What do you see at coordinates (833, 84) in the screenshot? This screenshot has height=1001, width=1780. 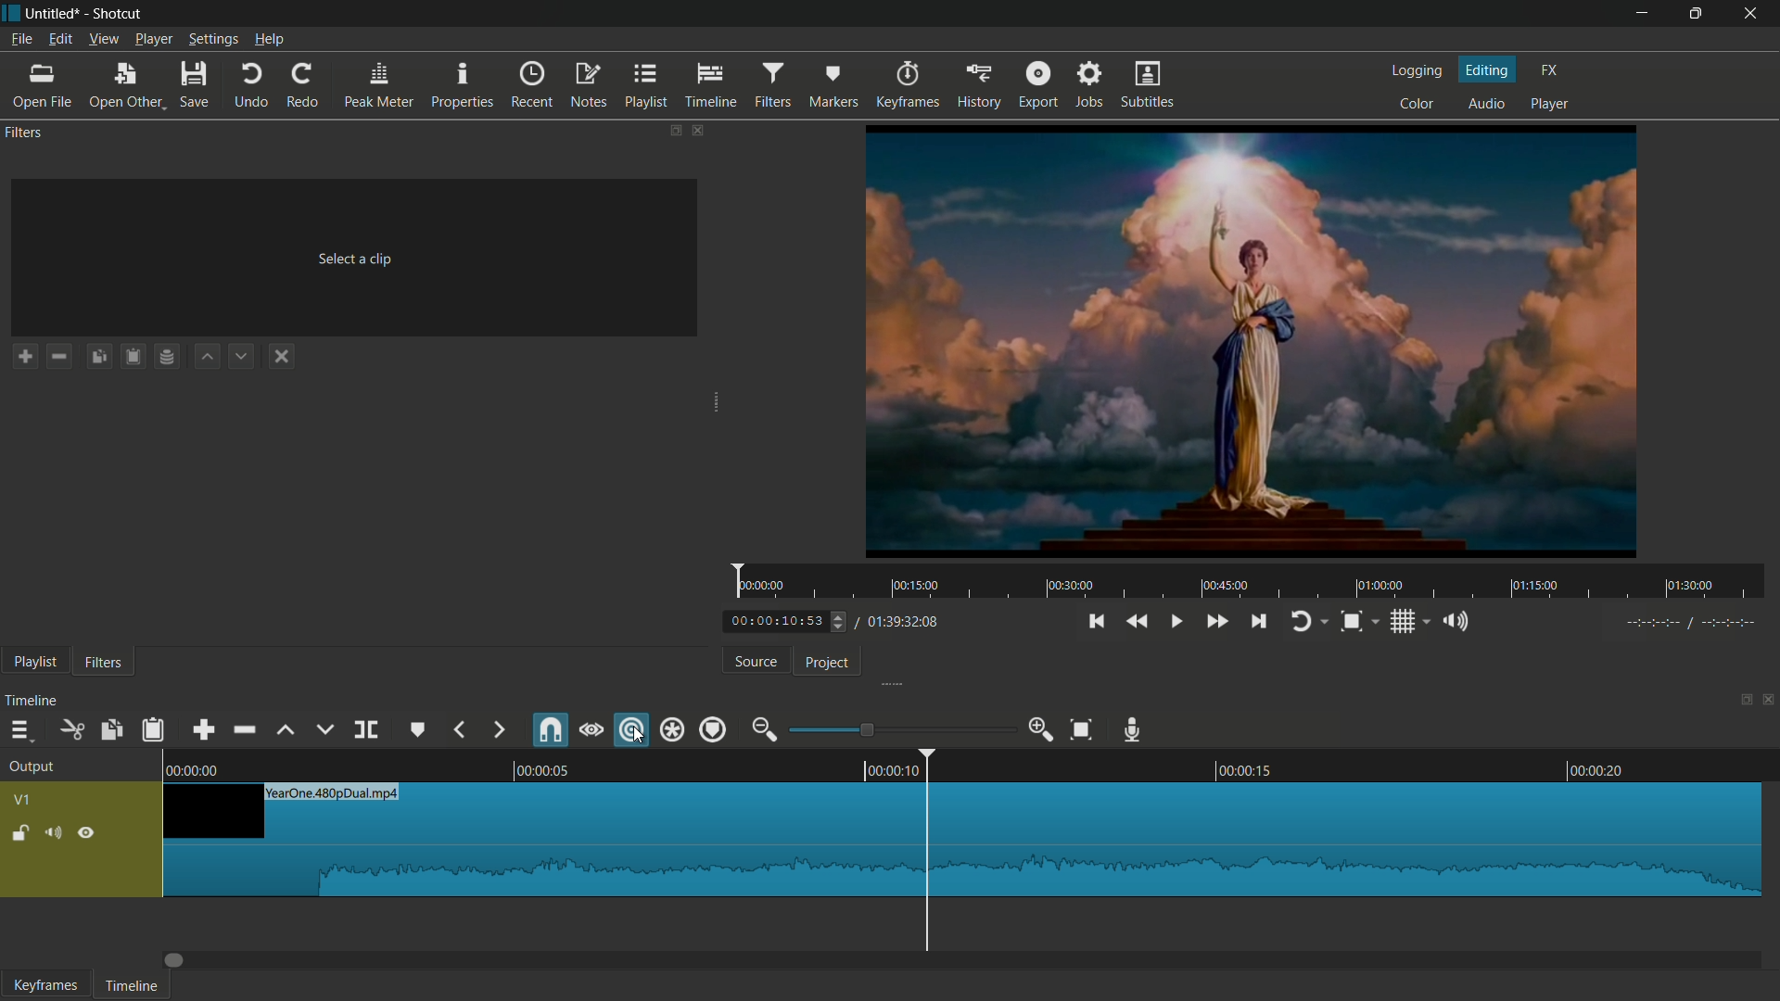 I see `markers` at bounding box center [833, 84].